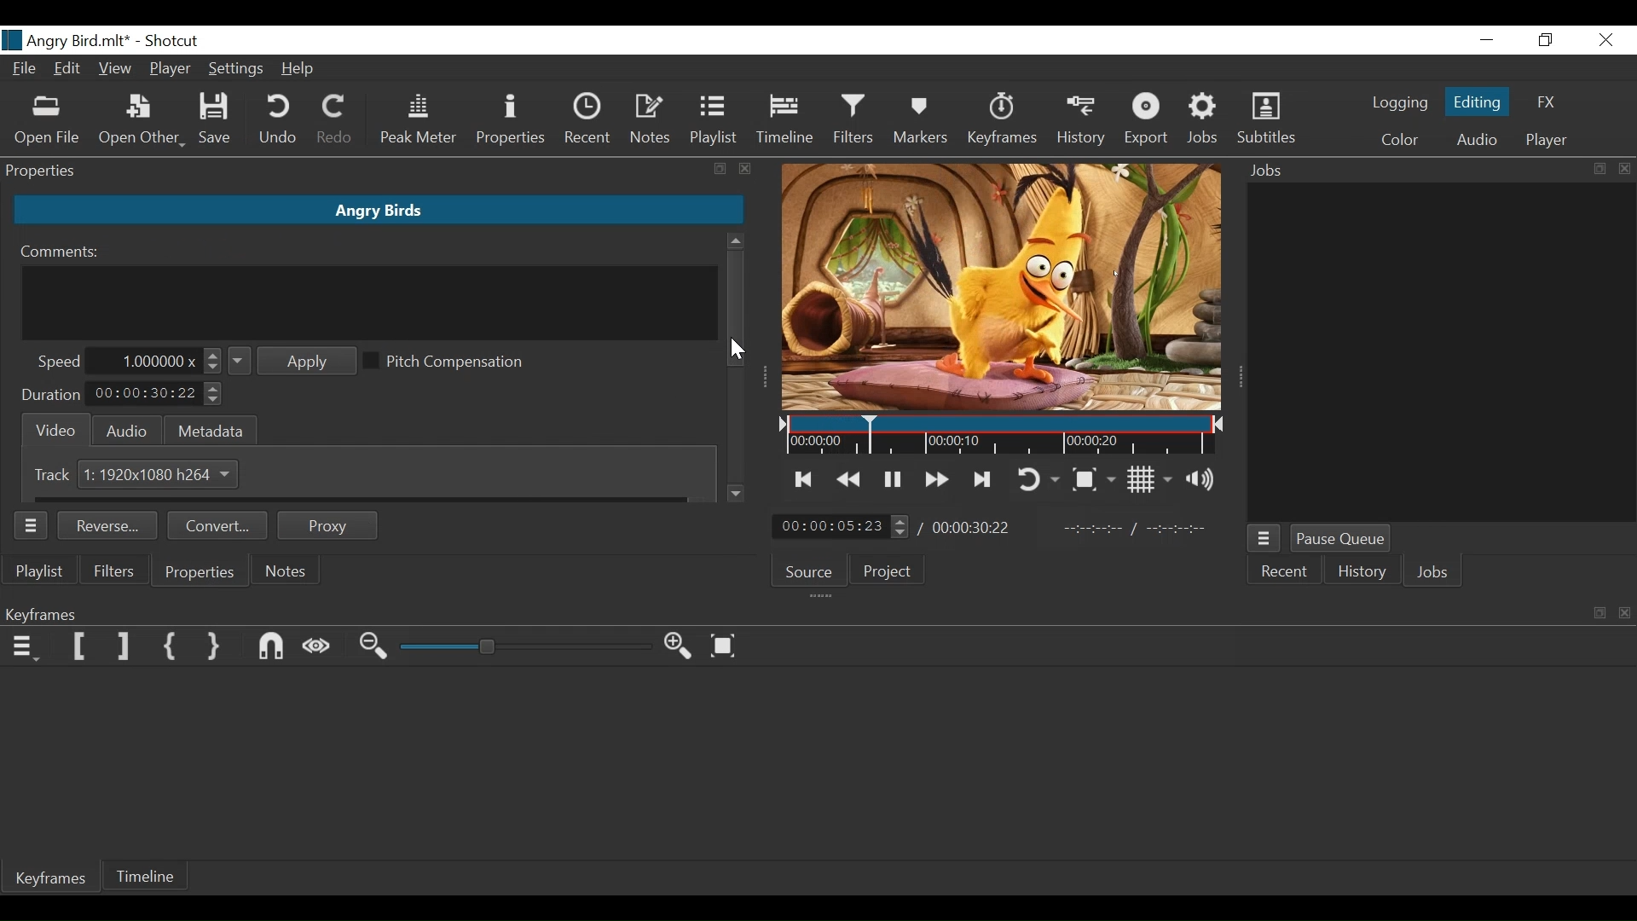 The width and height of the screenshot is (1637, 921). Describe the element at coordinates (217, 648) in the screenshot. I see `Set Second Simple keyframe` at that location.